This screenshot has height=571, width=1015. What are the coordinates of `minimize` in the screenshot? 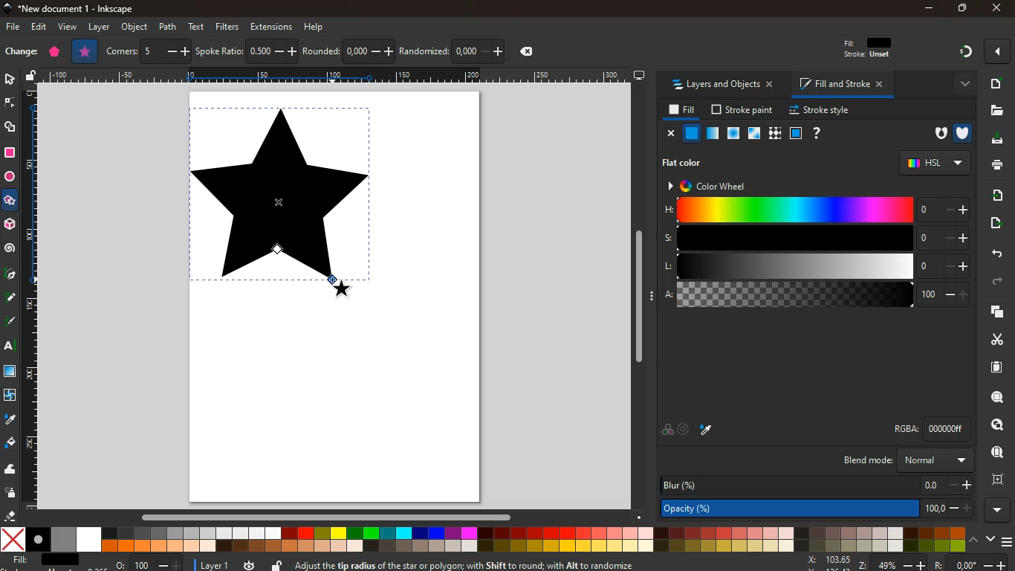 It's located at (930, 9).